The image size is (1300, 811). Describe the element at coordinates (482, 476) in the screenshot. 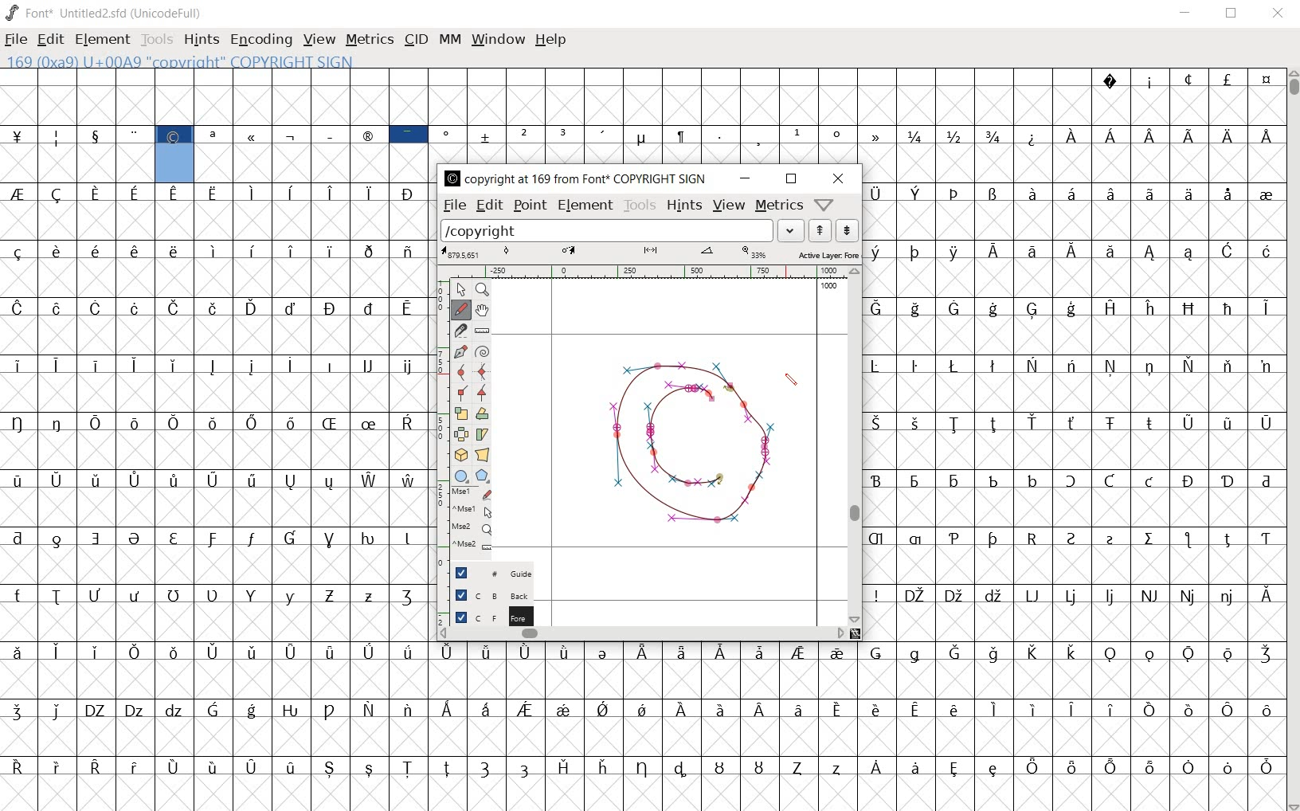

I see `polygon or star` at that location.